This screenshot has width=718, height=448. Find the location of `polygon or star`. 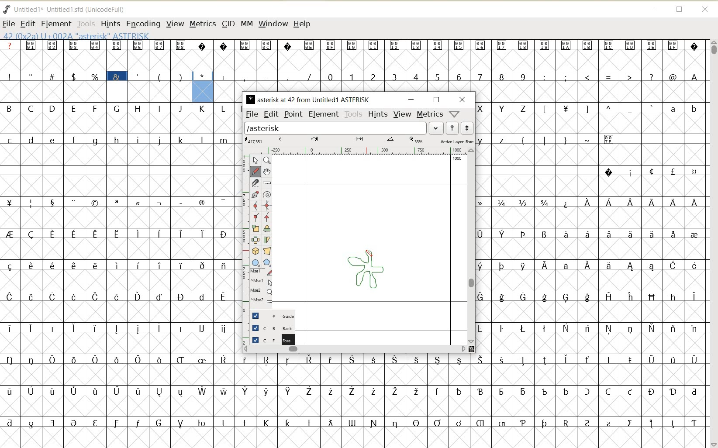

polygon or star is located at coordinates (267, 263).